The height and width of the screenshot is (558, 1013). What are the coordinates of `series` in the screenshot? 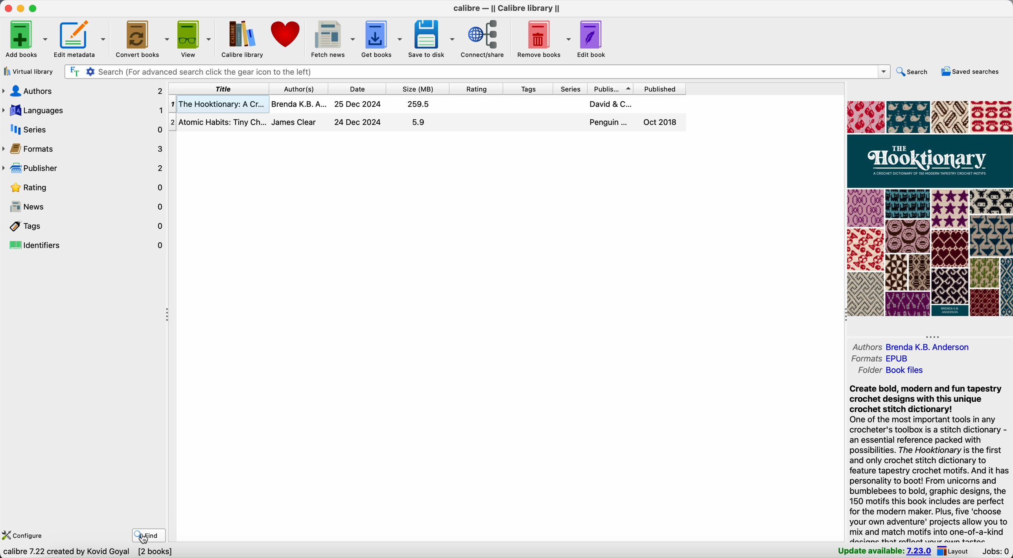 It's located at (572, 88).